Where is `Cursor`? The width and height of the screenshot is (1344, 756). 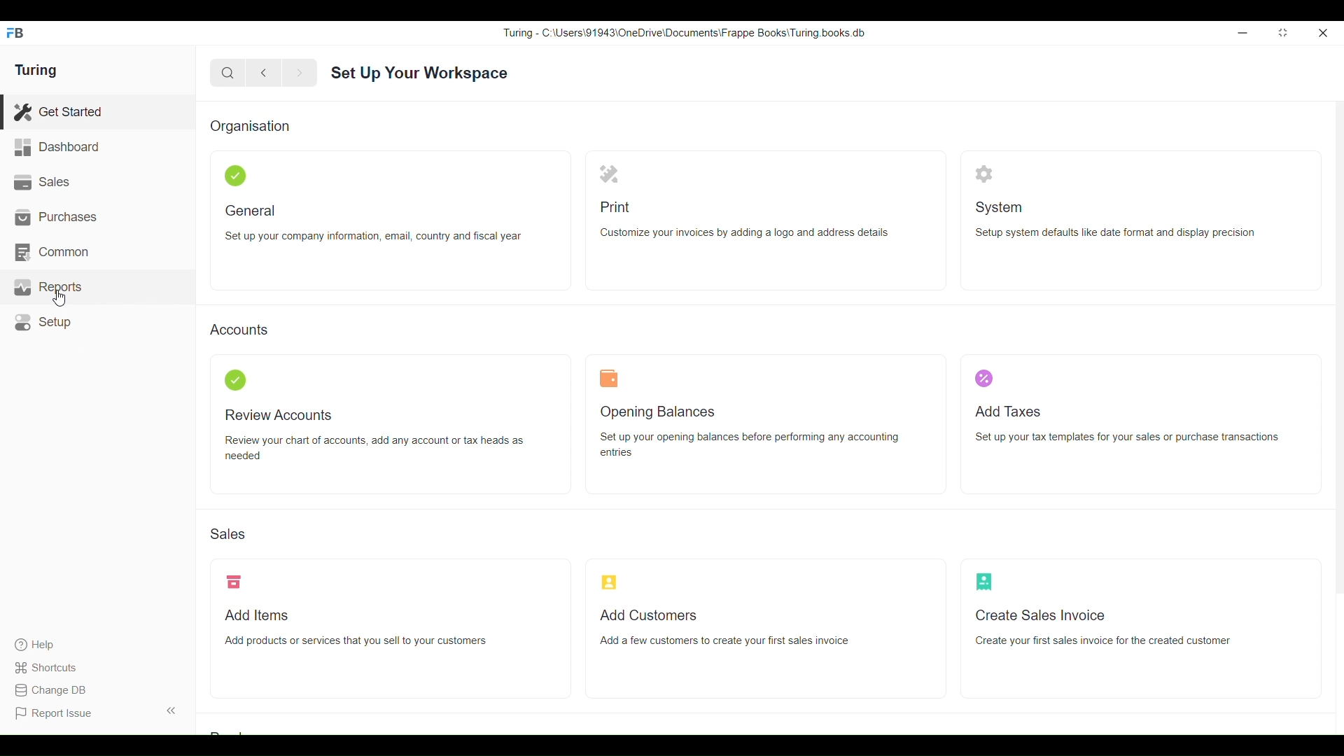 Cursor is located at coordinates (59, 298).